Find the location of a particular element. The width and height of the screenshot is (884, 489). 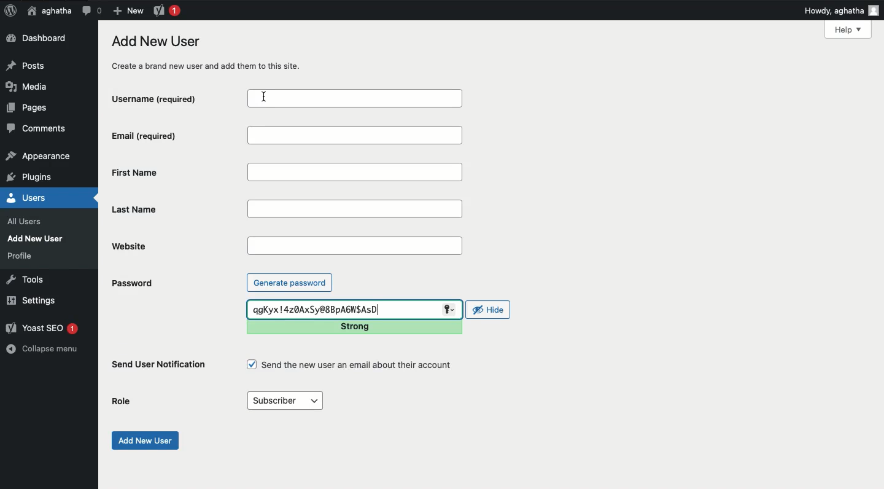

Media is located at coordinates (31, 87).